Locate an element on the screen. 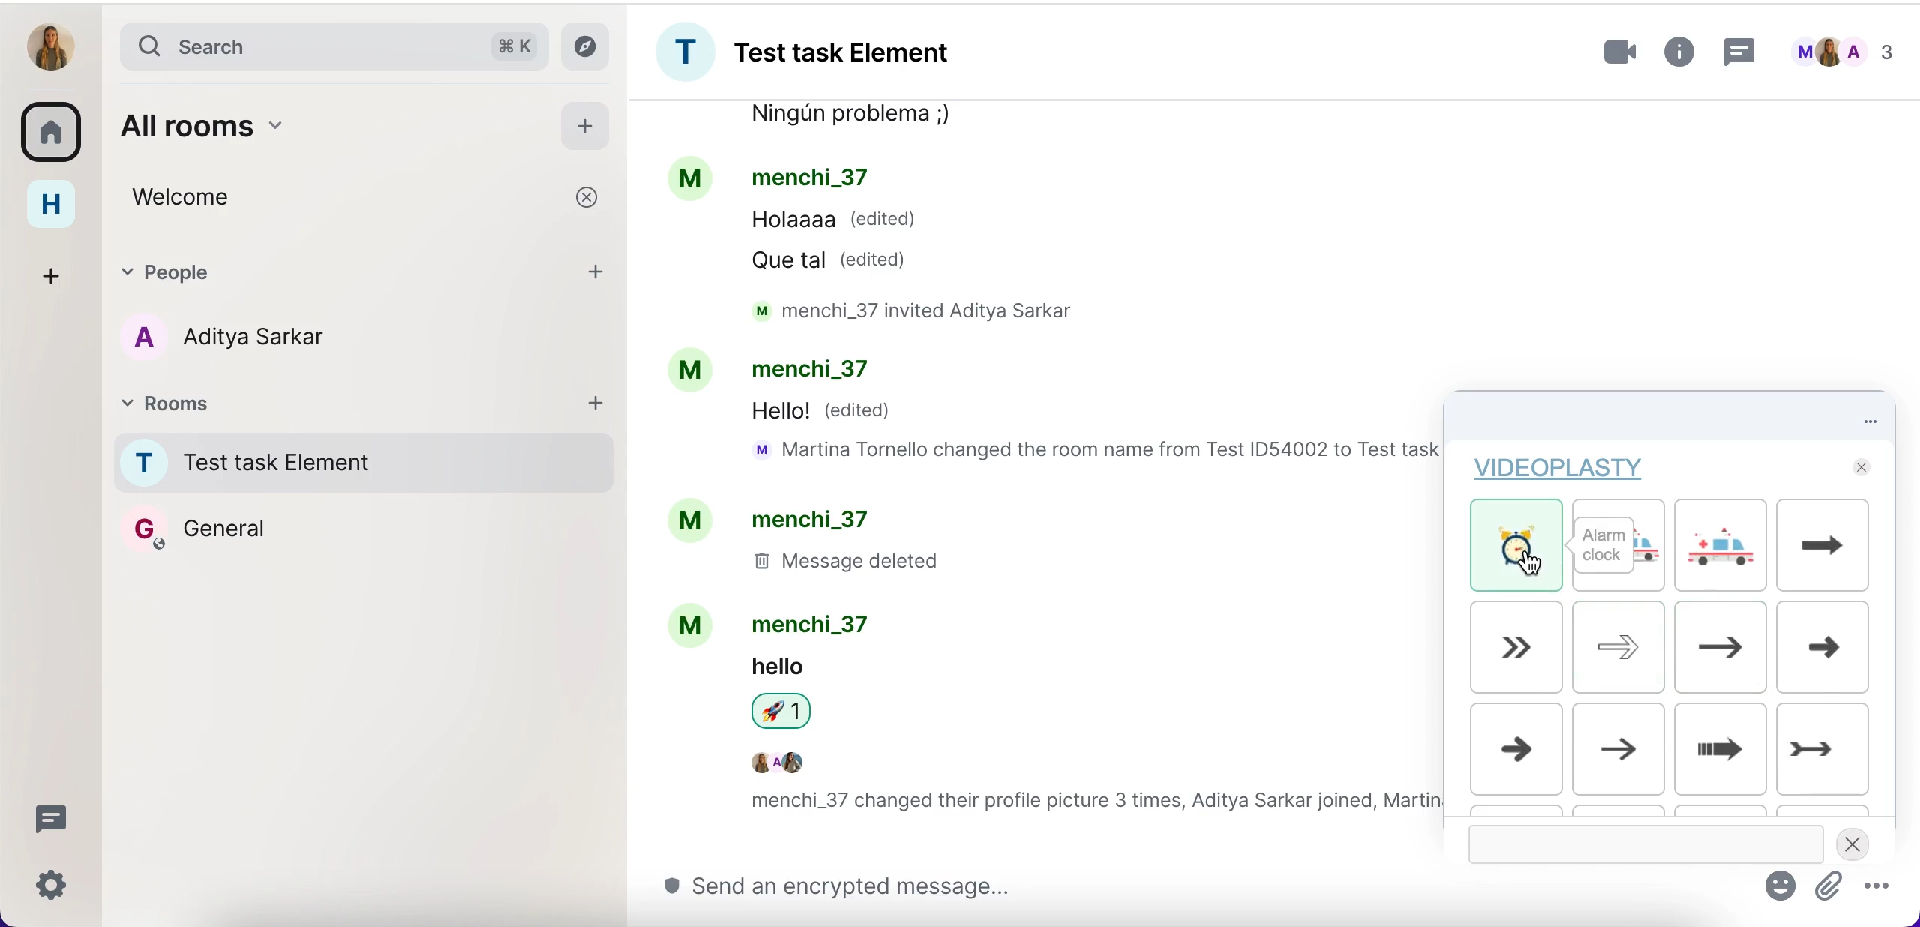 This screenshot has width=1920, height=927. gif search bar is located at coordinates (1647, 845).